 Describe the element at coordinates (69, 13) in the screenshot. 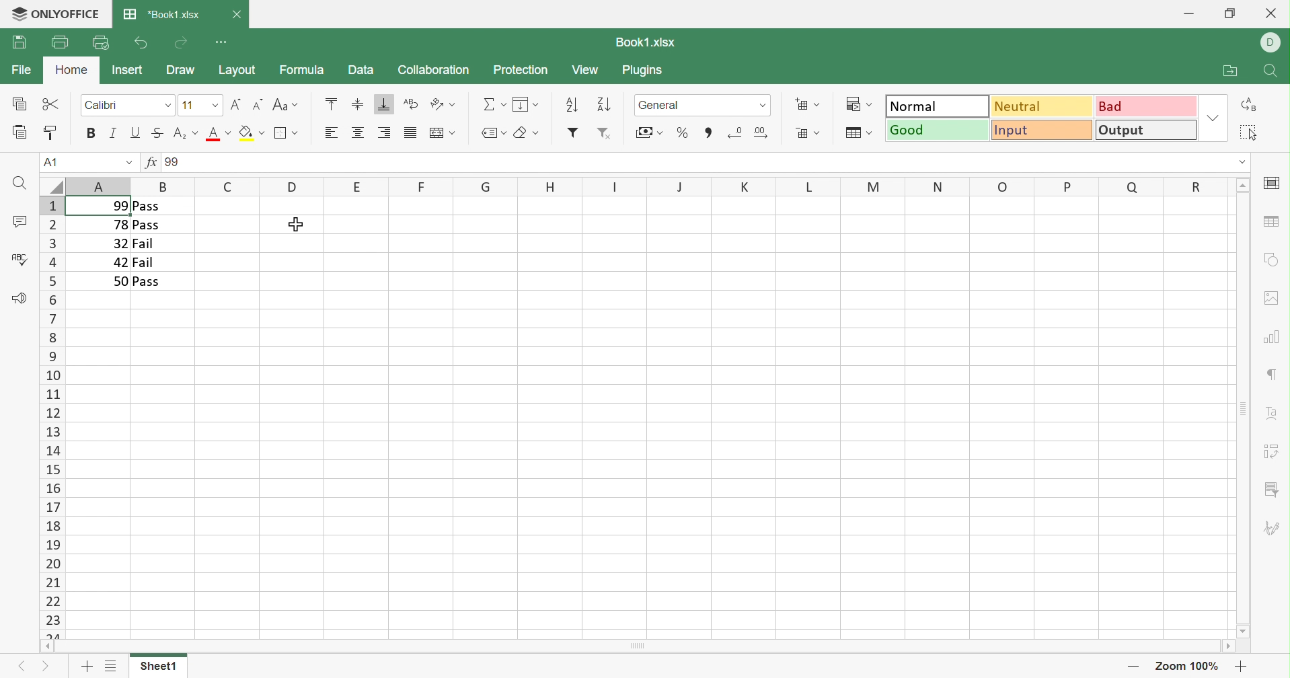

I see `ONLYOFFICE` at that location.